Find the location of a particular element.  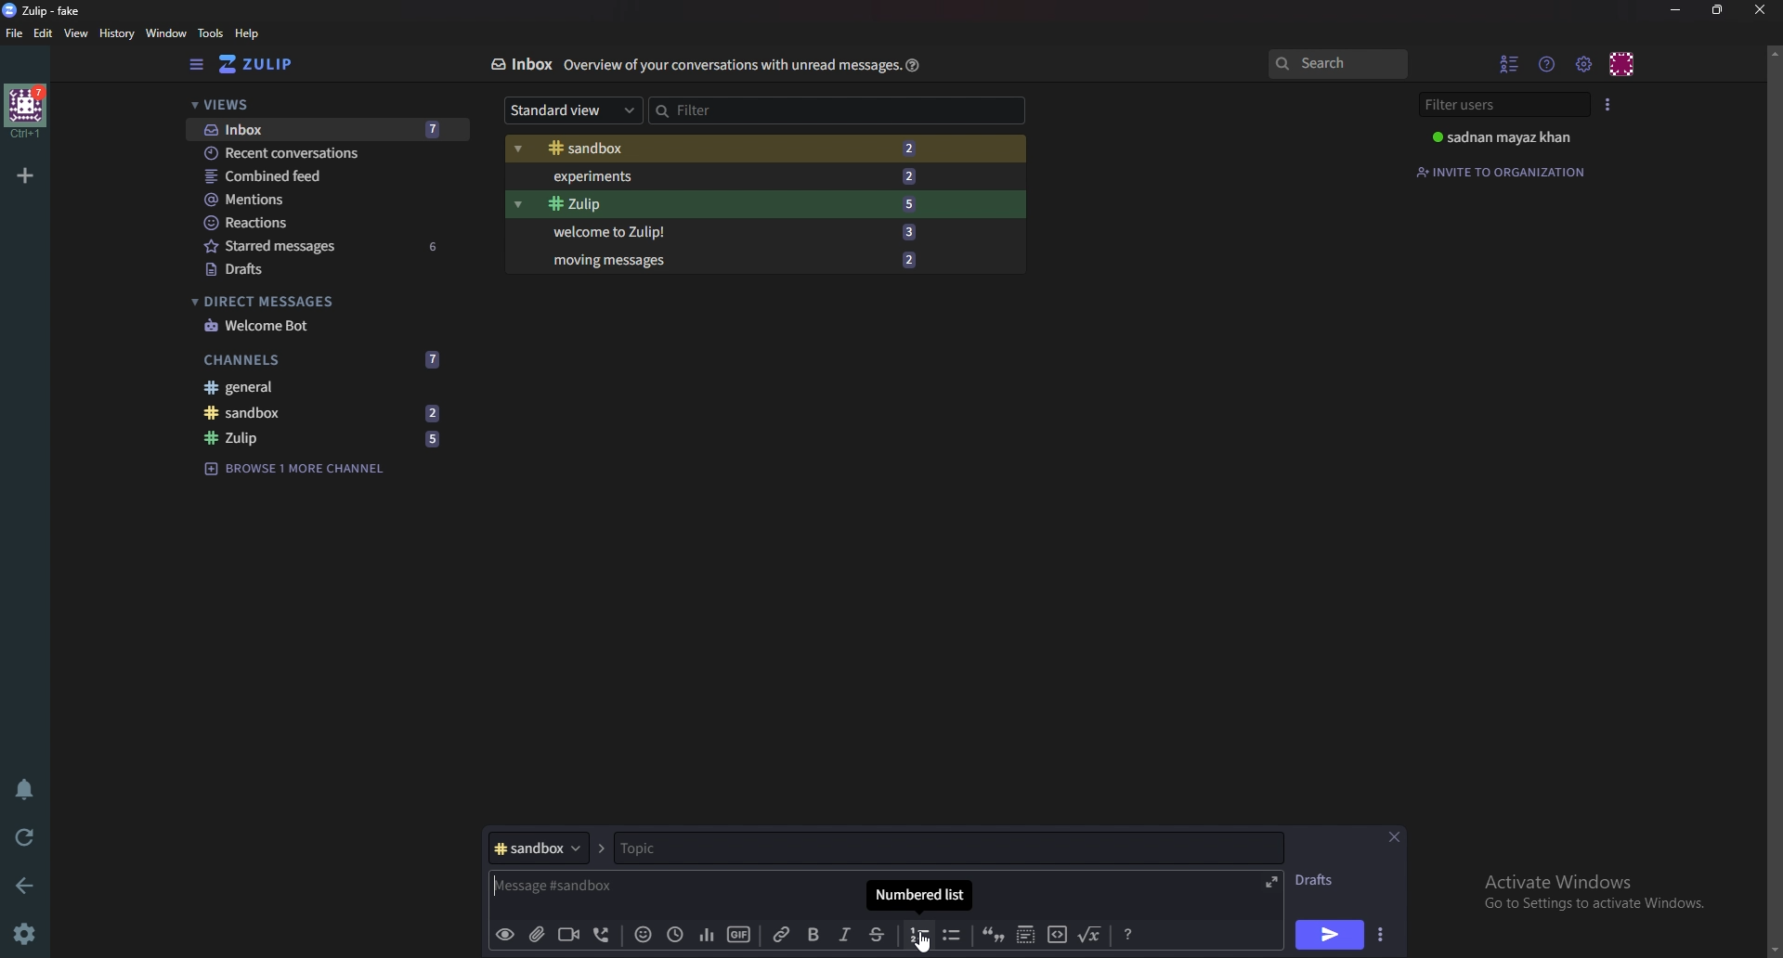

Reload is located at coordinates (28, 835).